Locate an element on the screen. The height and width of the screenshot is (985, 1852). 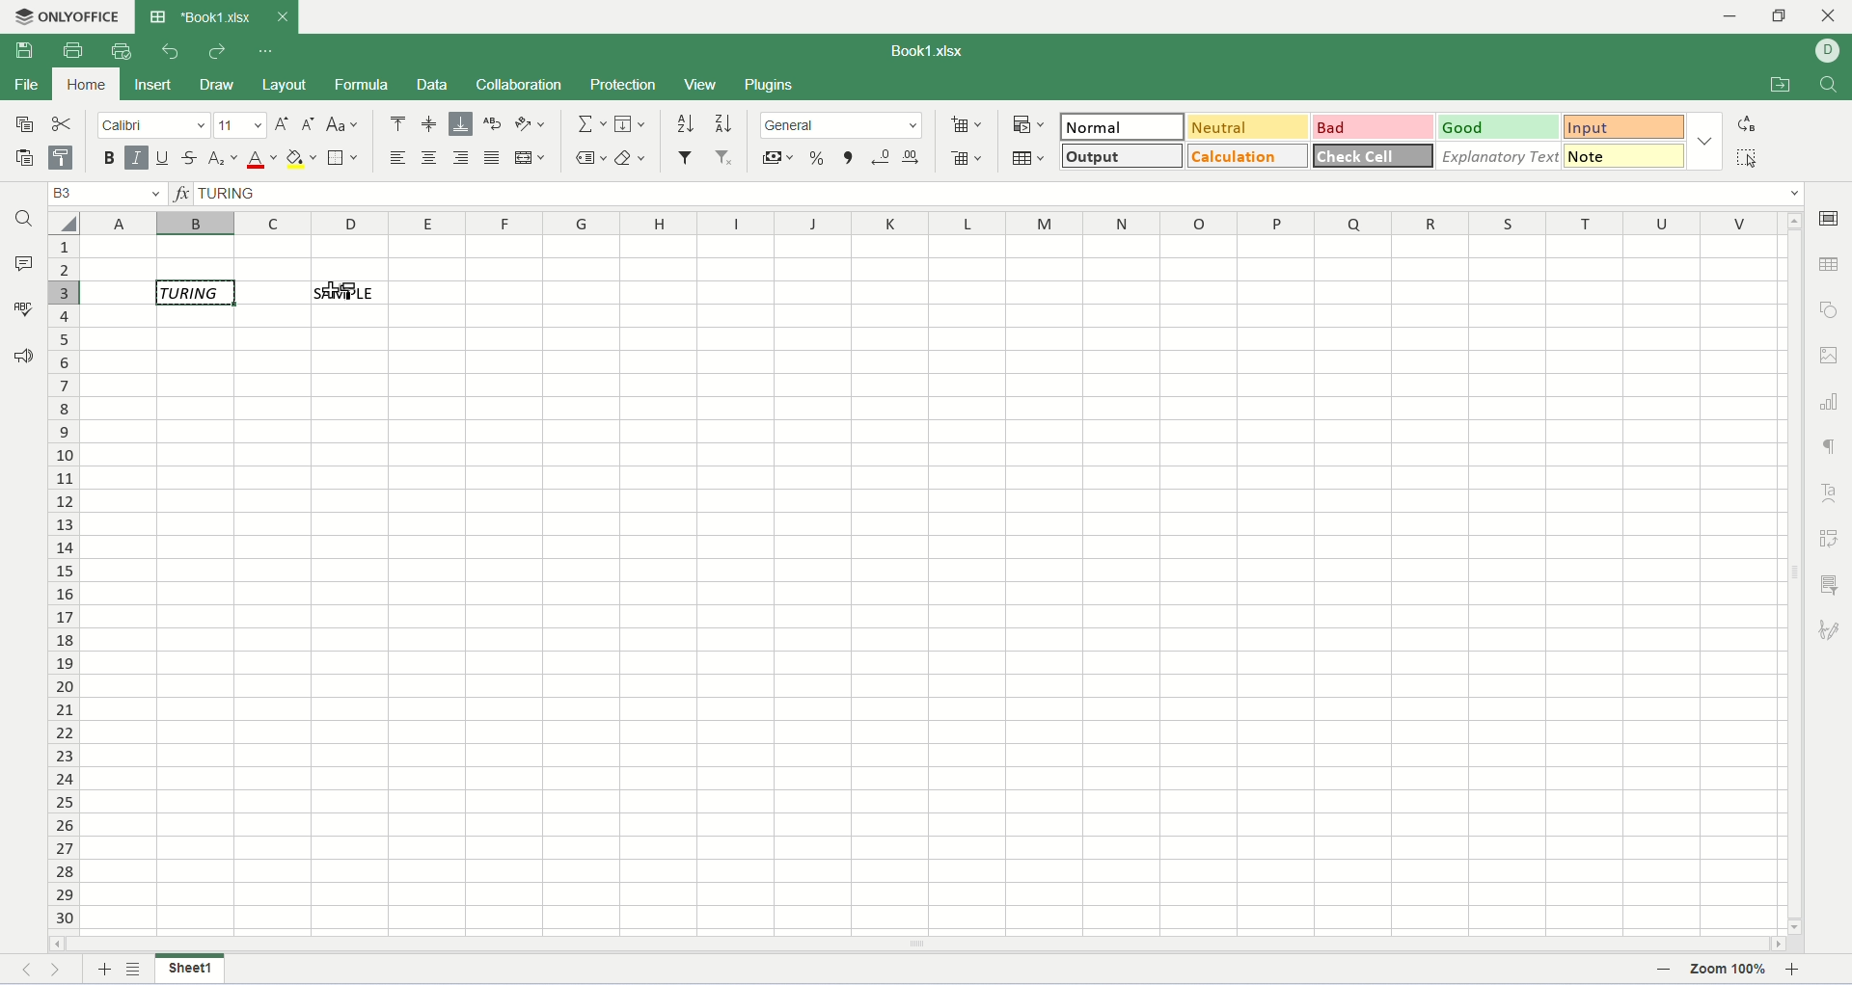
input is located at coordinates (1628, 127).